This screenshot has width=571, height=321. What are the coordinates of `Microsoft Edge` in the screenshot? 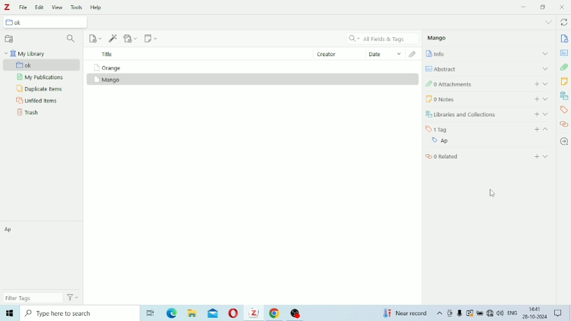 It's located at (172, 314).